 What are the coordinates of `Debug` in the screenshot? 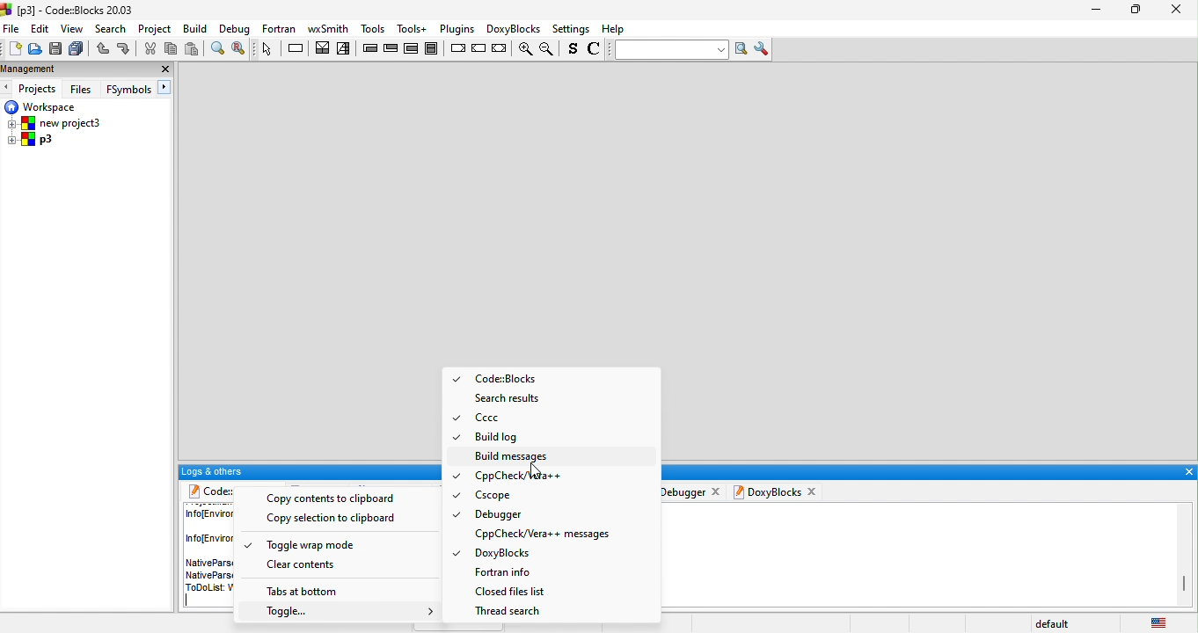 It's located at (235, 29).